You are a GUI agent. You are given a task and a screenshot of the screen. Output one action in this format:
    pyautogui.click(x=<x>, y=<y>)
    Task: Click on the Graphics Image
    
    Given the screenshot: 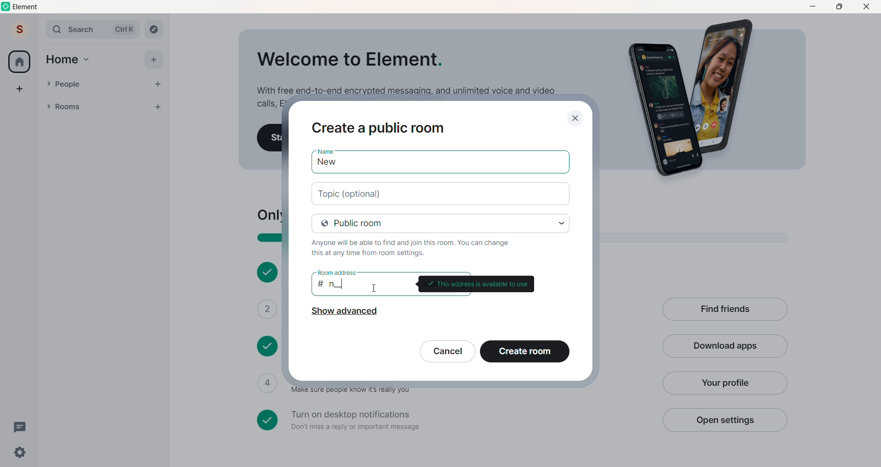 What is the action you would take?
    pyautogui.click(x=696, y=99)
    